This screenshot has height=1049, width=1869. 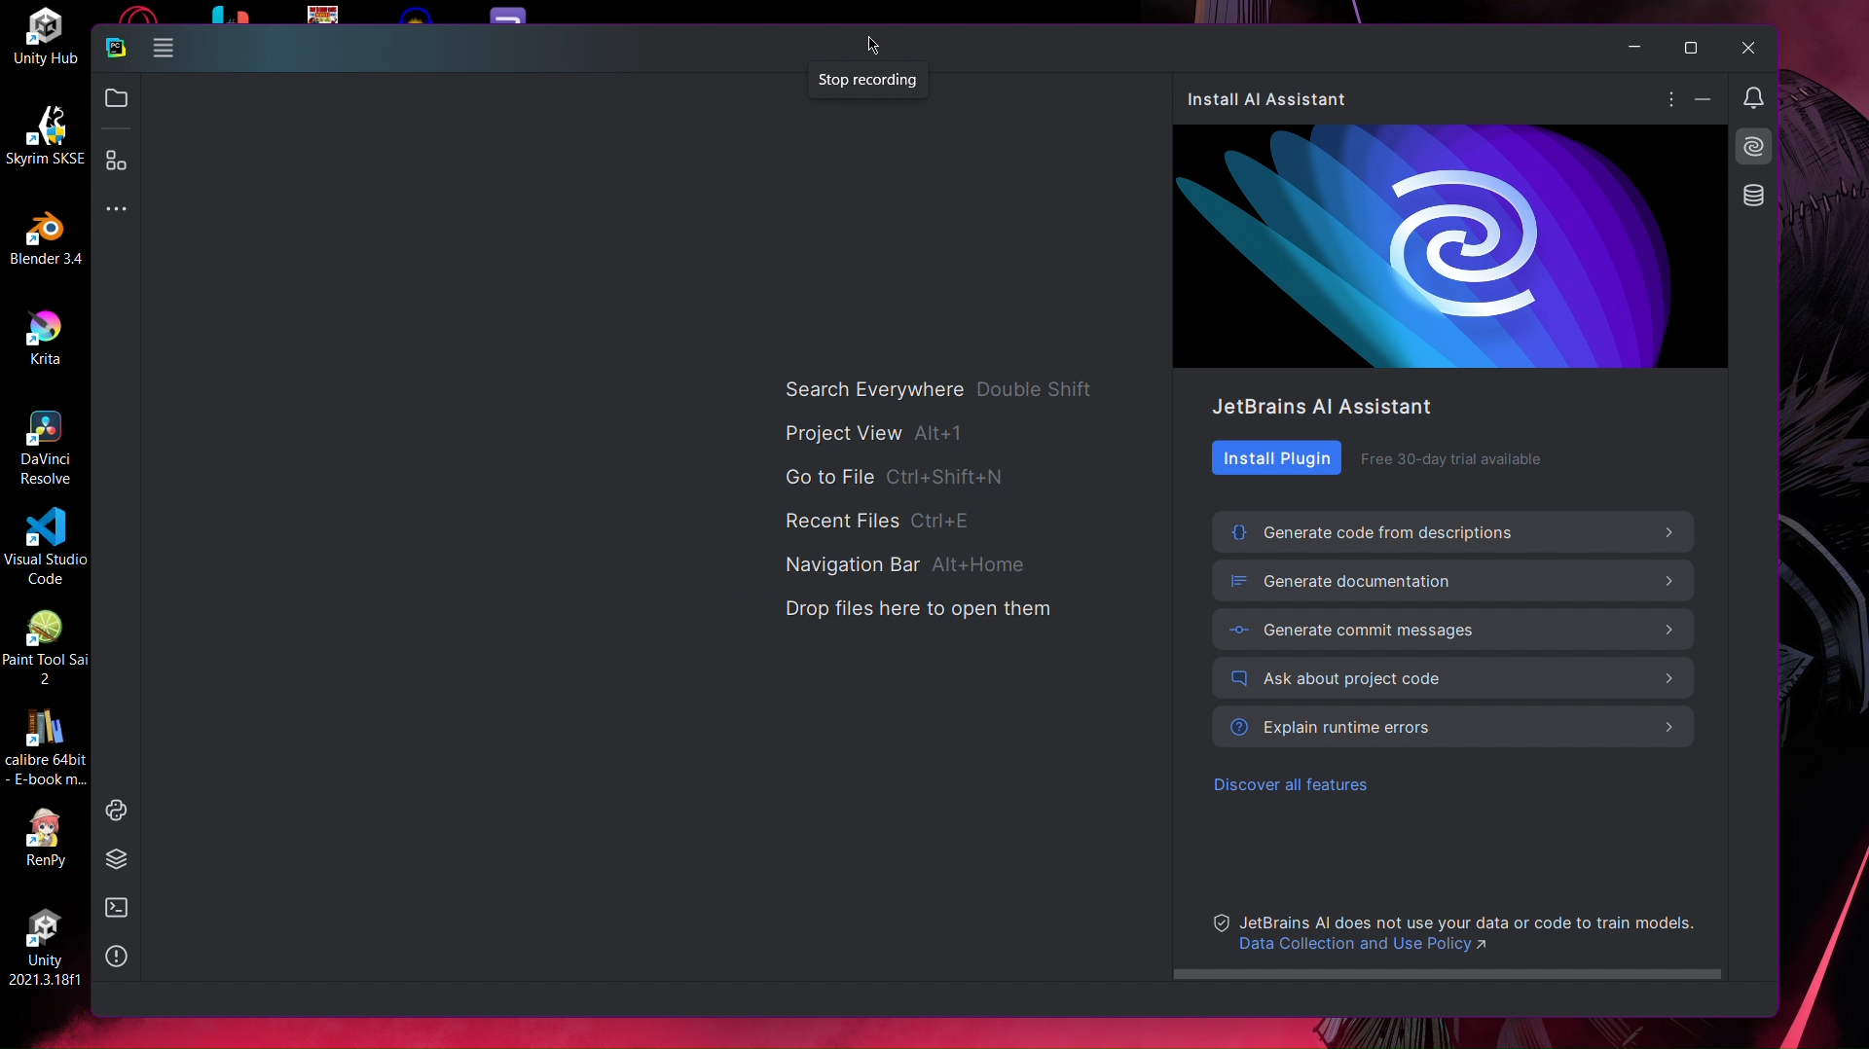 I want to click on Open folder, so click(x=116, y=95).